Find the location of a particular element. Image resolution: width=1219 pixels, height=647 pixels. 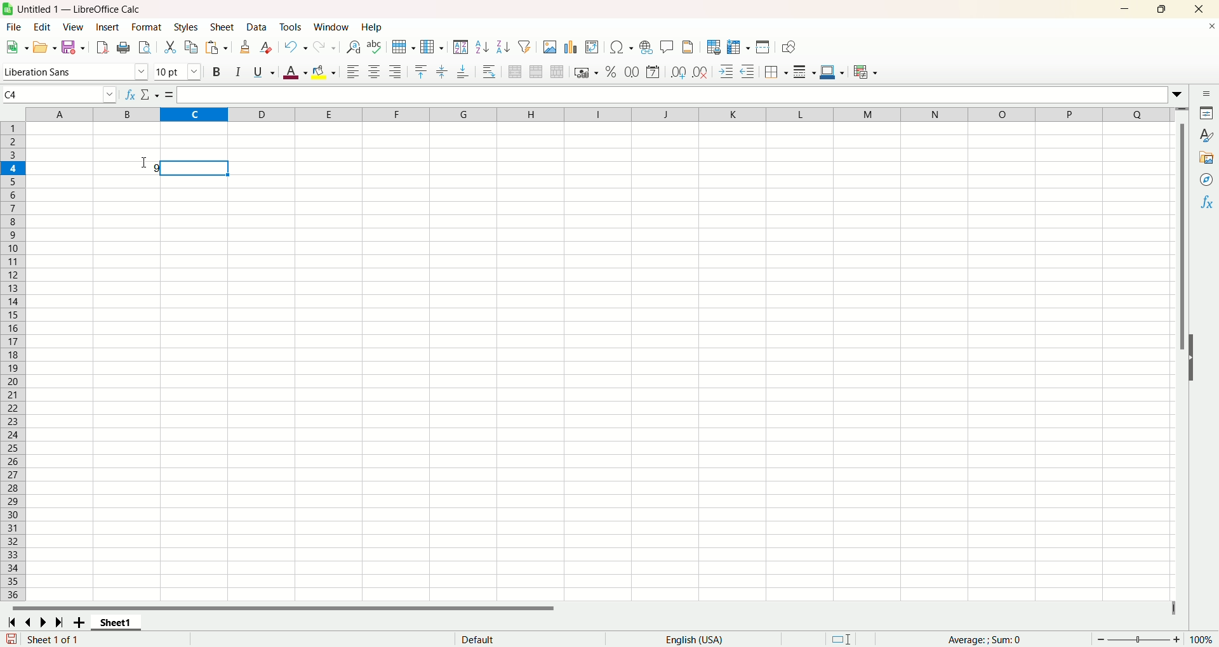

insert image is located at coordinates (592, 48).